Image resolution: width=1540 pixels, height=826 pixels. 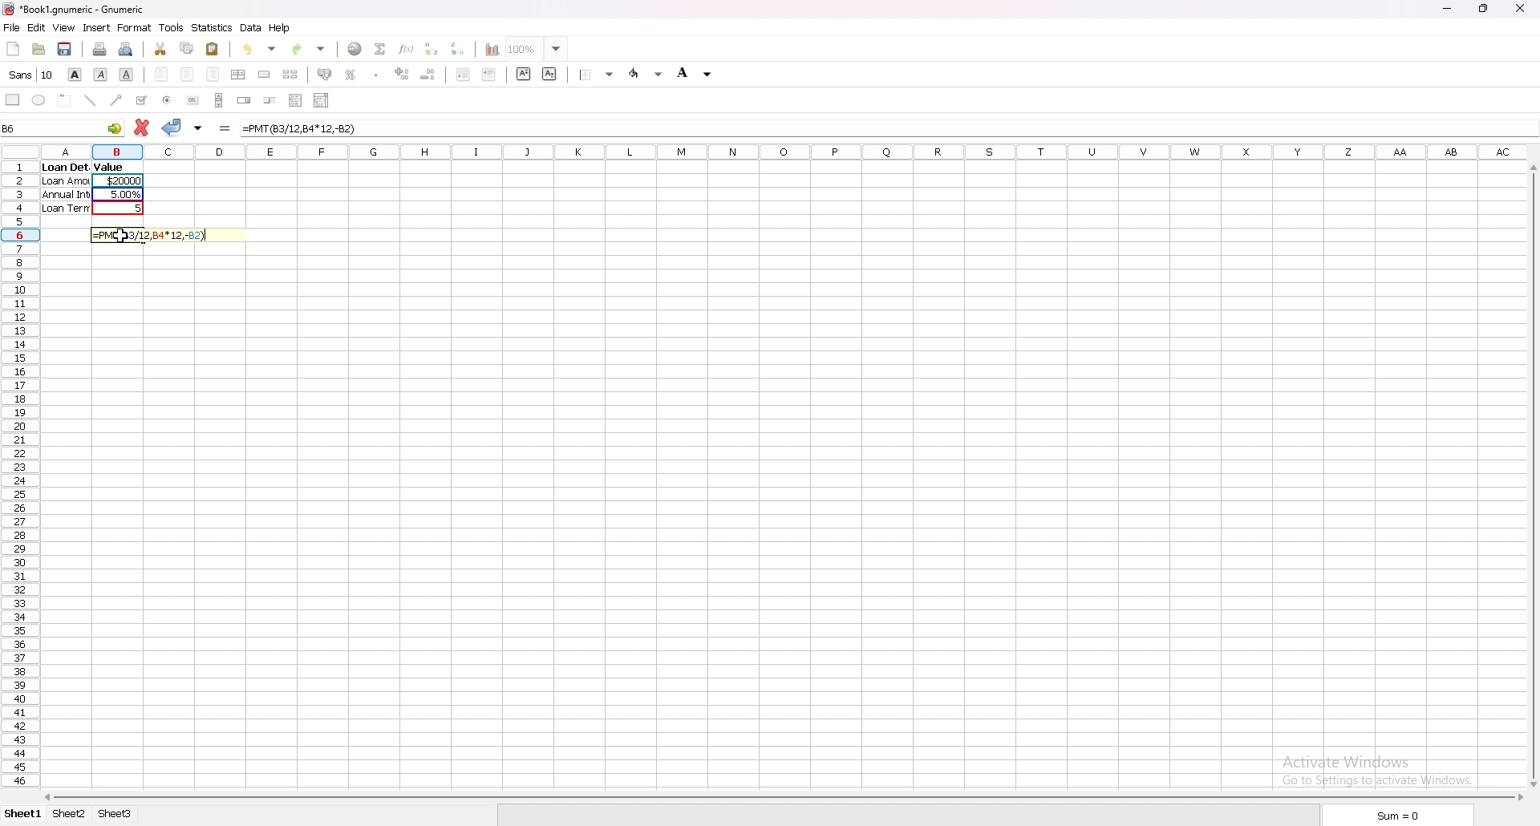 What do you see at coordinates (119, 237) in the screenshot?
I see `cursor` at bounding box center [119, 237].